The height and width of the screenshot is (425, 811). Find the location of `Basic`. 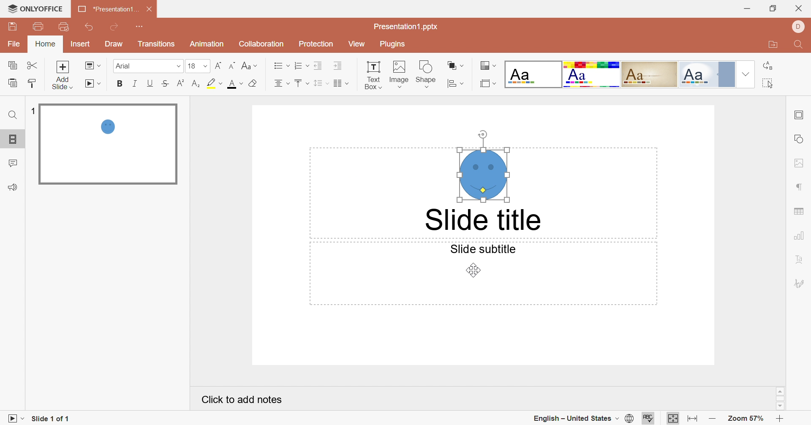

Basic is located at coordinates (592, 74).